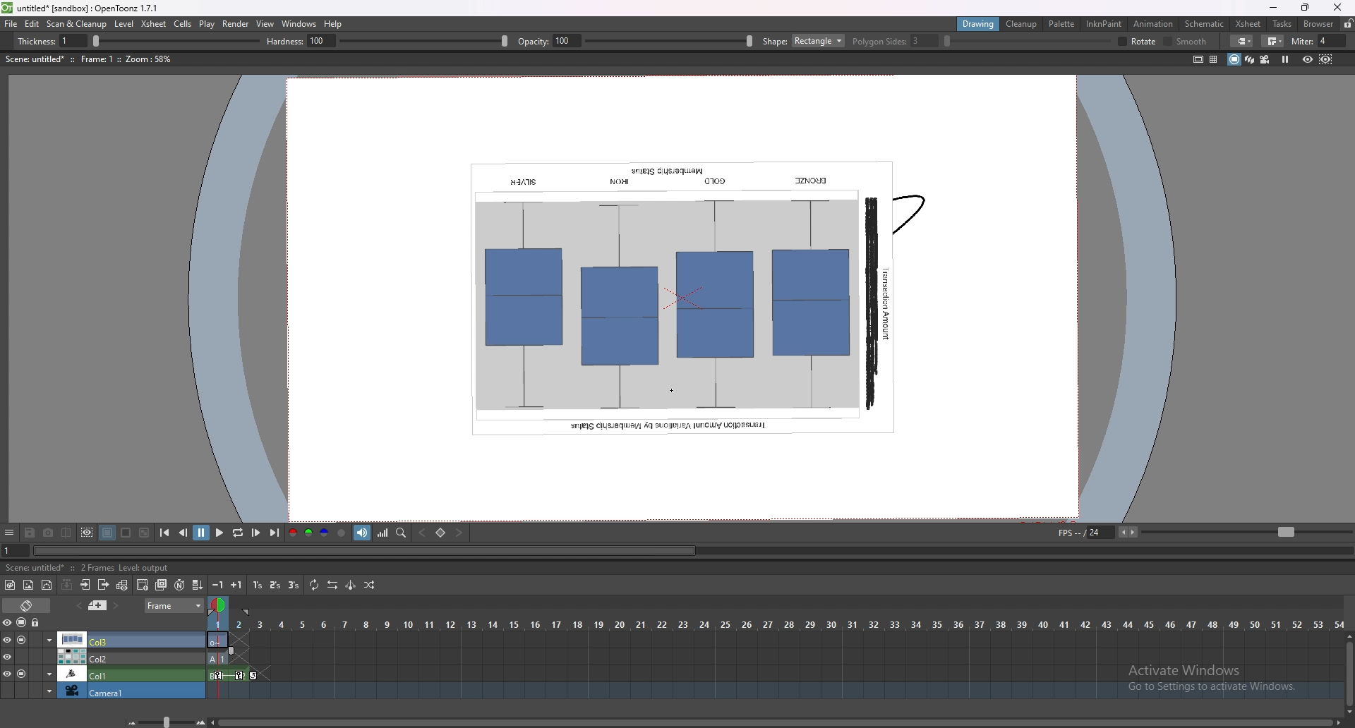 This screenshot has width=1355, height=728. I want to click on tasks, so click(1282, 25).